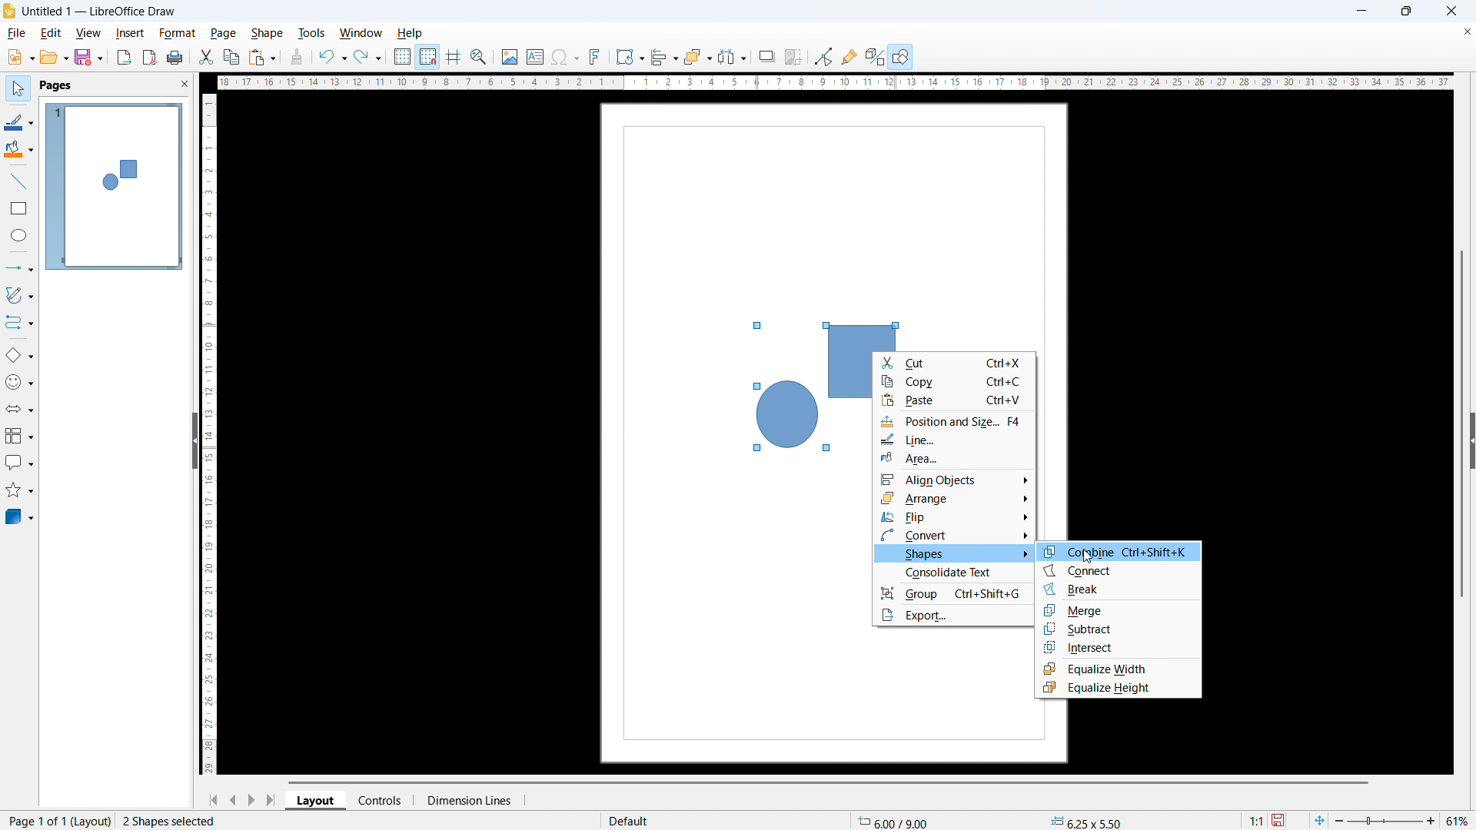 This screenshot has width=1476, height=830. I want to click on insert symbols, so click(565, 58).